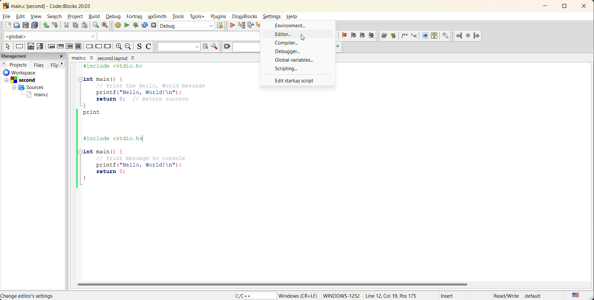 The image size is (594, 300). I want to click on undo, so click(46, 25).